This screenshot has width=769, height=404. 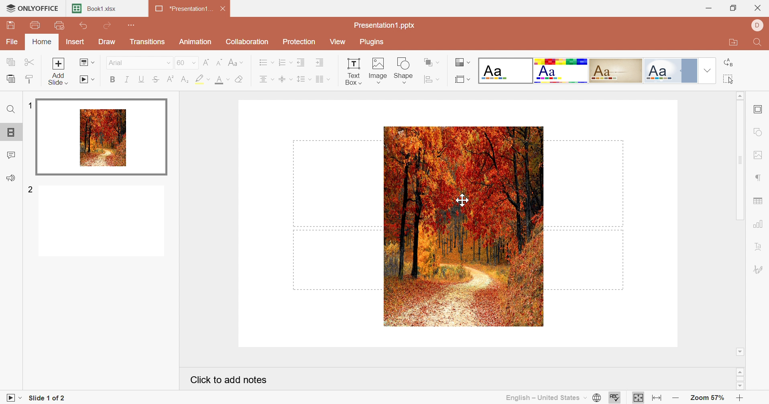 What do you see at coordinates (740, 398) in the screenshot?
I see `Zoom in` at bounding box center [740, 398].